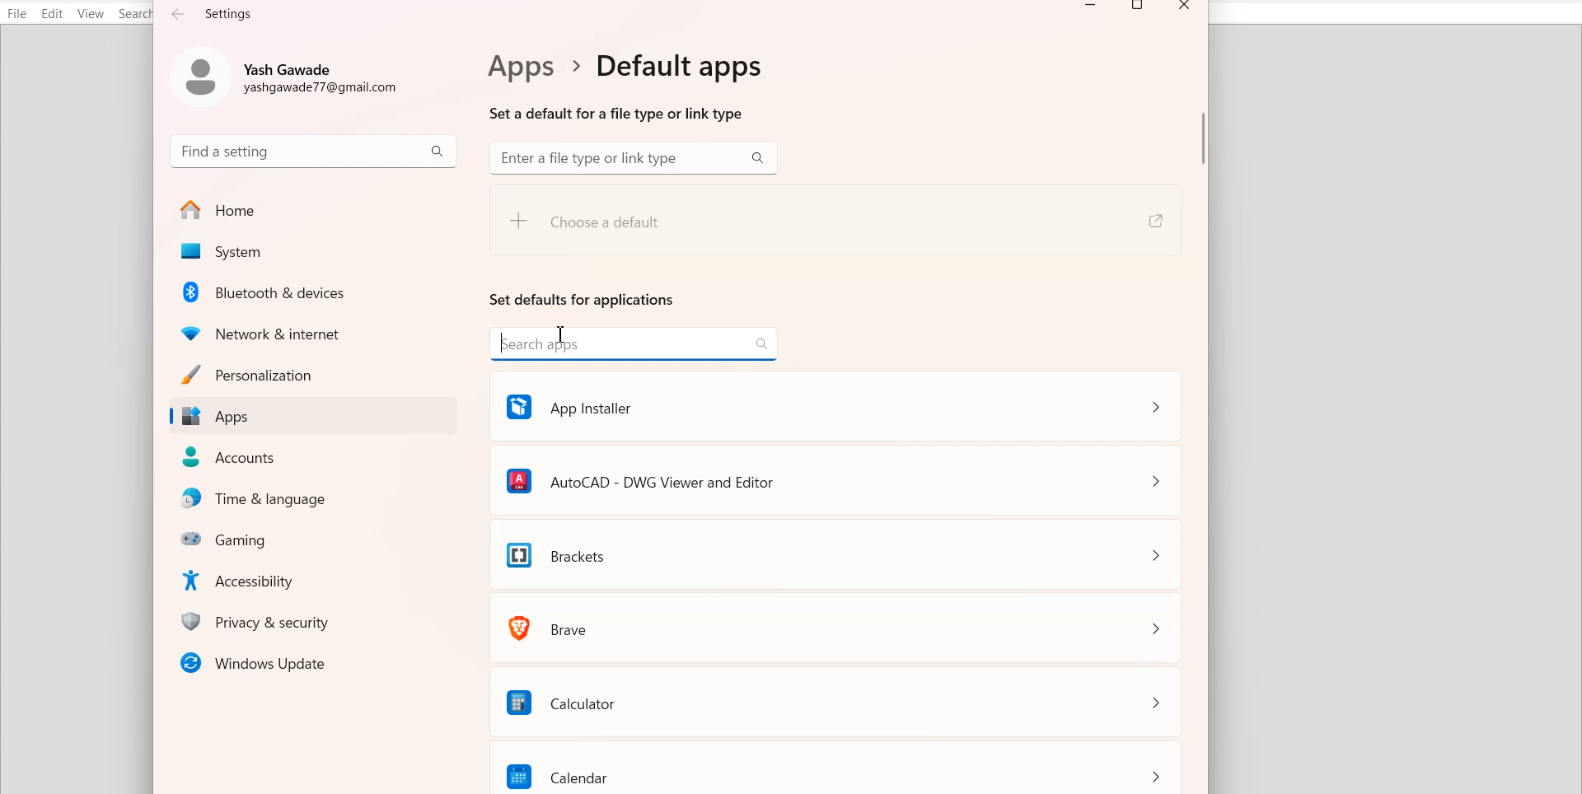 The height and width of the screenshot is (794, 1582). Describe the element at coordinates (291, 74) in the screenshot. I see `Account` at that location.